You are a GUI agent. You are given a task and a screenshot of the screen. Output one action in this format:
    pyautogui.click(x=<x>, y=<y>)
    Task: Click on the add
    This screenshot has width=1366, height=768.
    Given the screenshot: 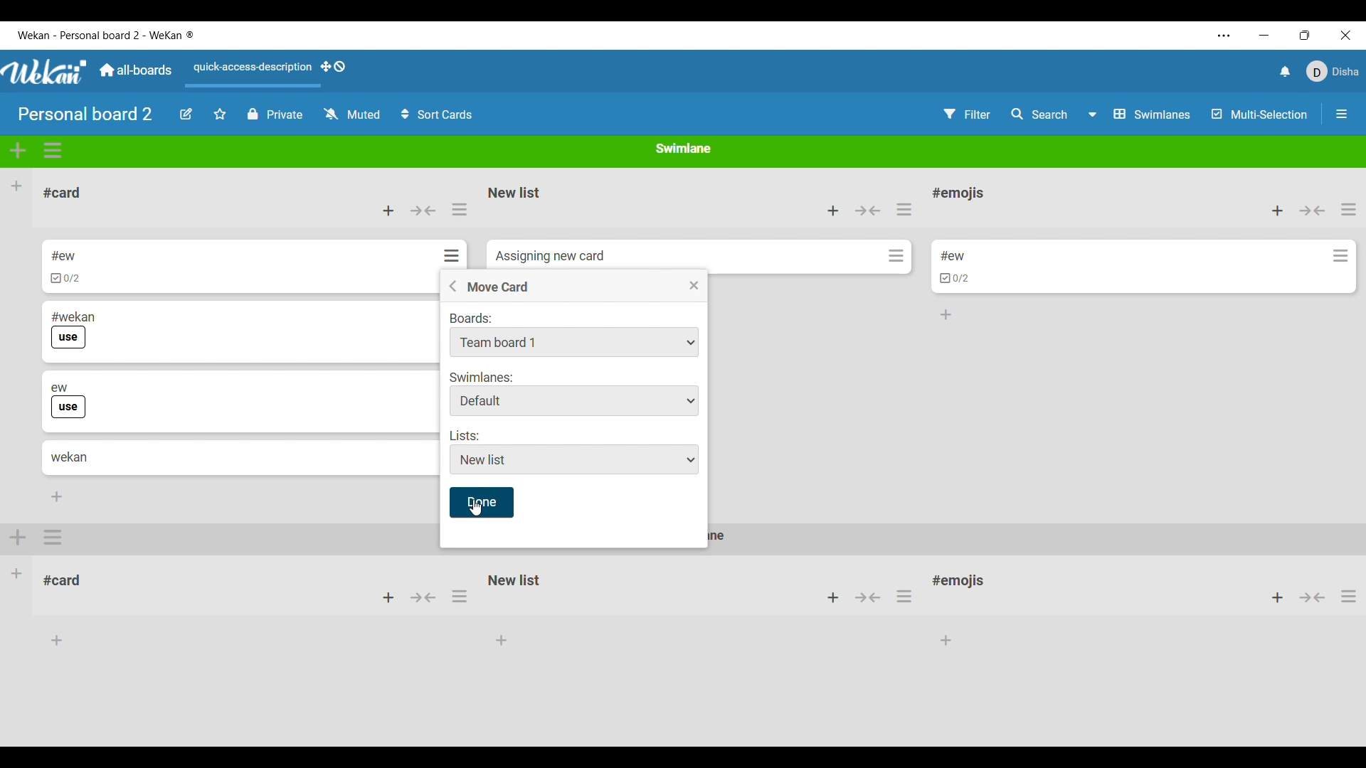 What is the action you would take?
    pyautogui.click(x=18, y=535)
    